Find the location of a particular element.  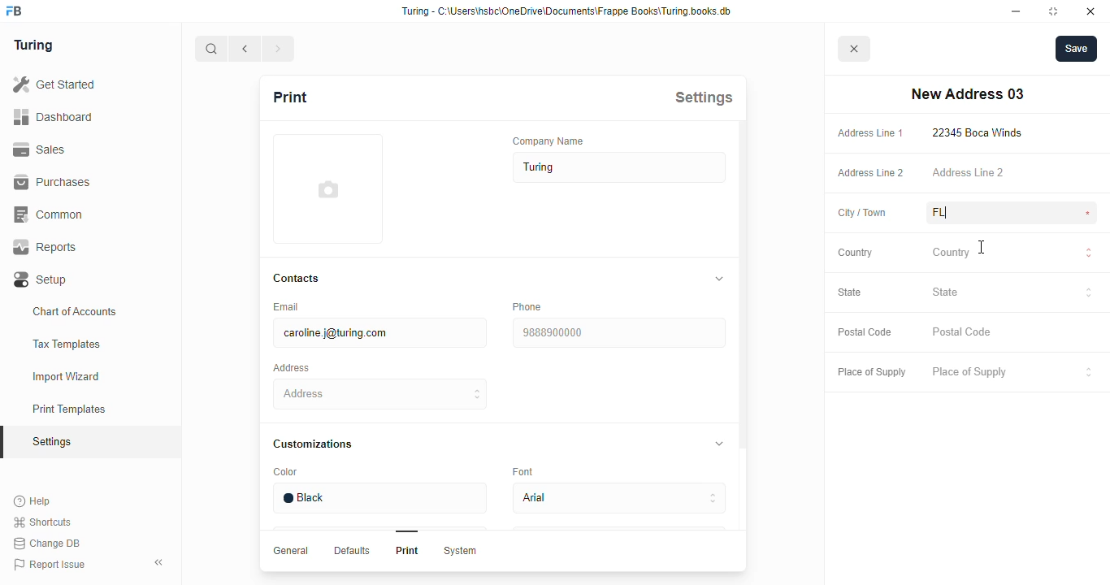

cursor is located at coordinates (981, 245).